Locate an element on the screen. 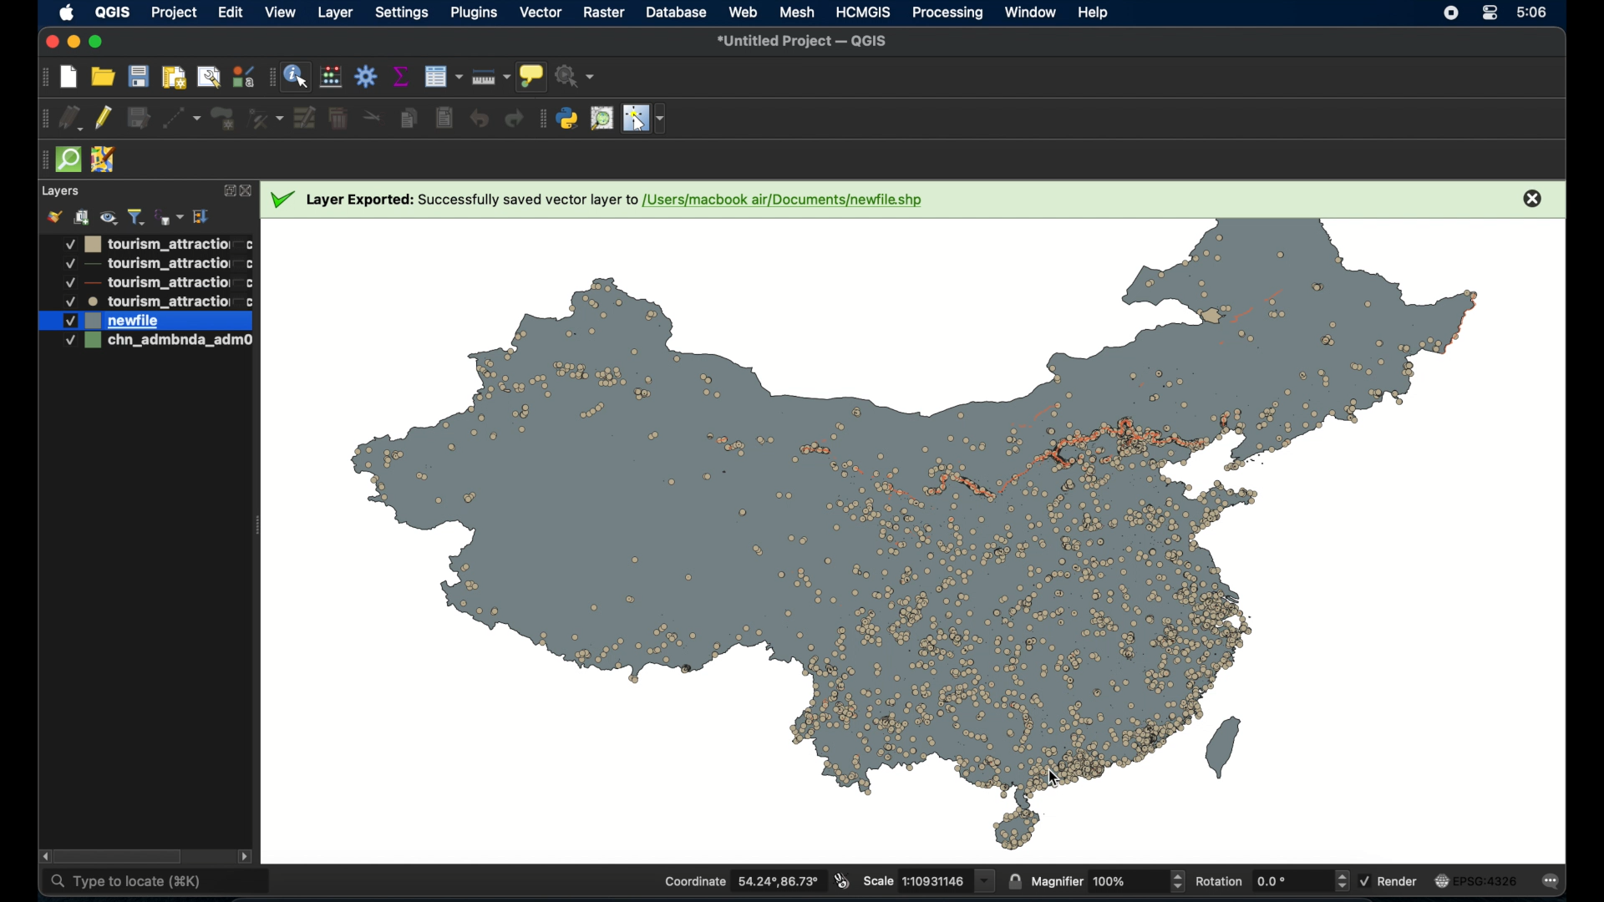 This screenshot has width=1604, height=902. undo is located at coordinates (479, 119).